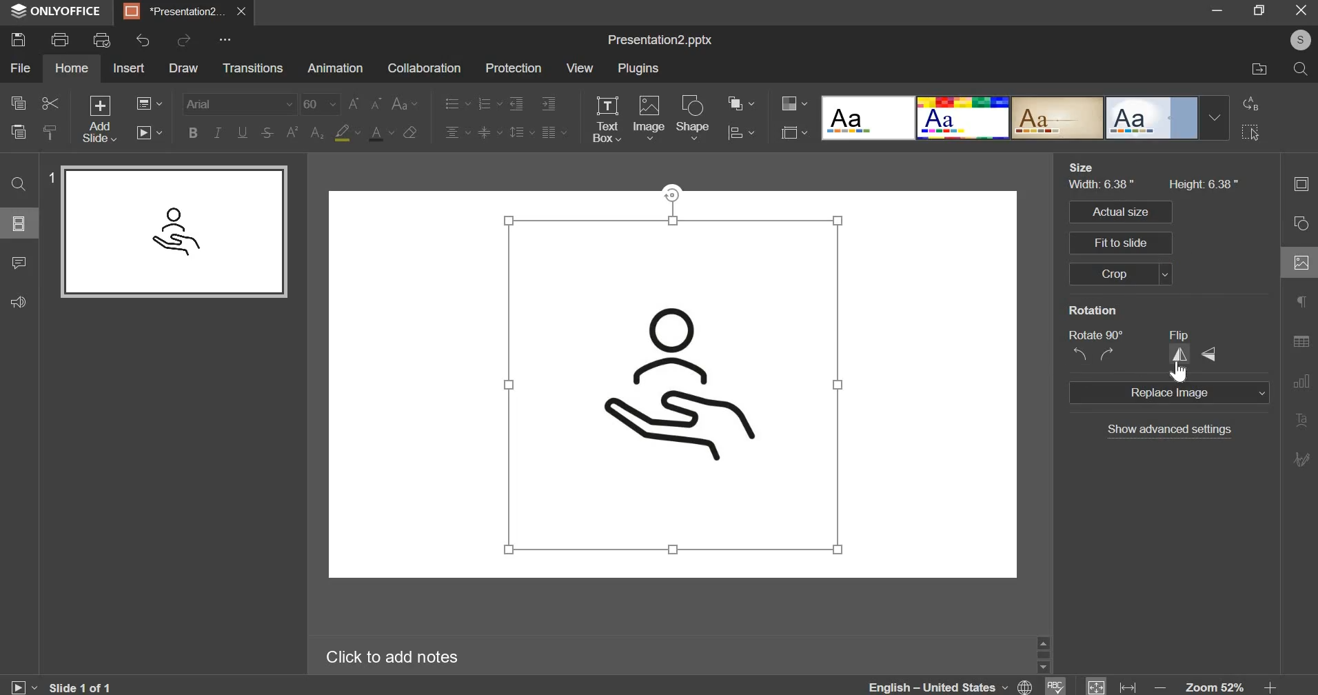 The image size is (1318, 695). What do you see at coordinates (1301, 184) in the screenshot?
I see `slide settings` at bounding box center [1301, 184].